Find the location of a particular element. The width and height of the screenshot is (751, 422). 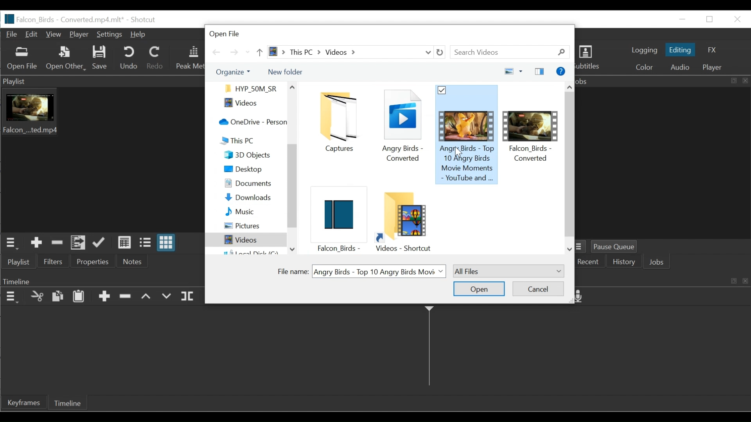

New Folder is located at coordinates (285, 72).